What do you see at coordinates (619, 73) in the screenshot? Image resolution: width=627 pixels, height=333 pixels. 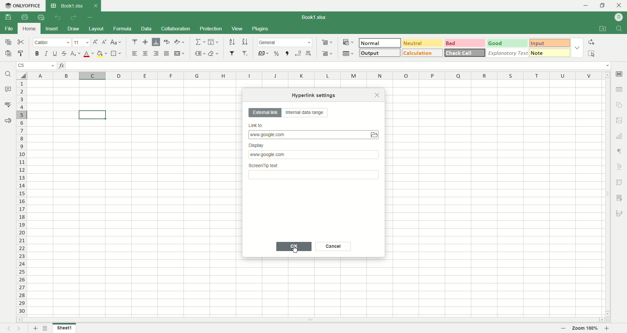 I see `cell settings` at bounding box center [619, 73].